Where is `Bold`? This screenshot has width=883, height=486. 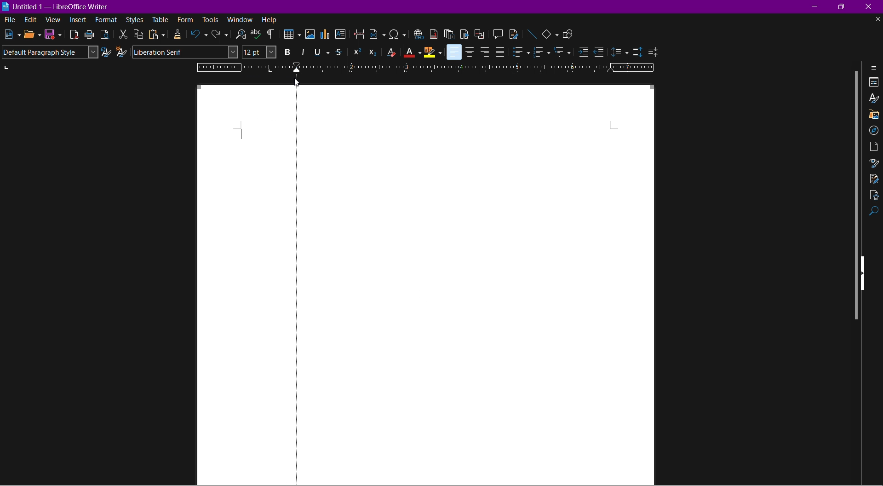 Bold is located at coordinates (286, 52).